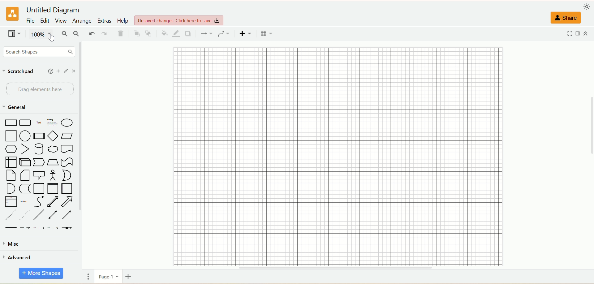  What do you see at coordinates (67, 122) in the screenshot?
I see `ellipse` at bounding box center [67, 122].